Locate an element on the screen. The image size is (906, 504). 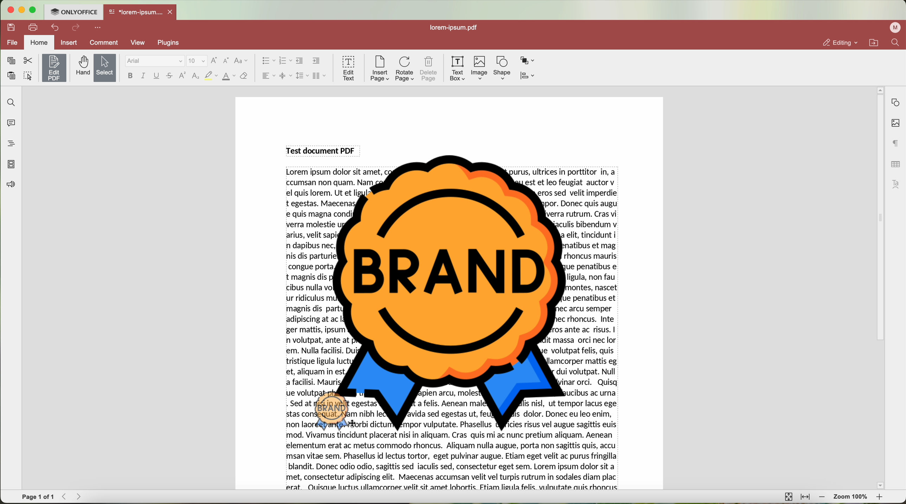
undo is located at coordinates (56, 27).